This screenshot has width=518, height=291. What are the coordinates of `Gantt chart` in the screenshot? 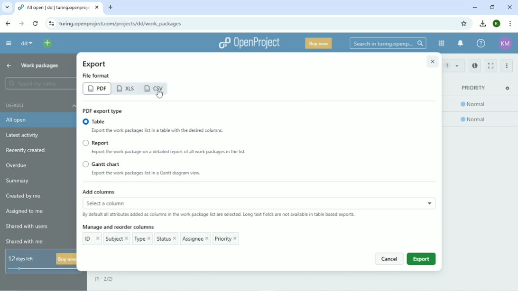 It's located at (102, 164).